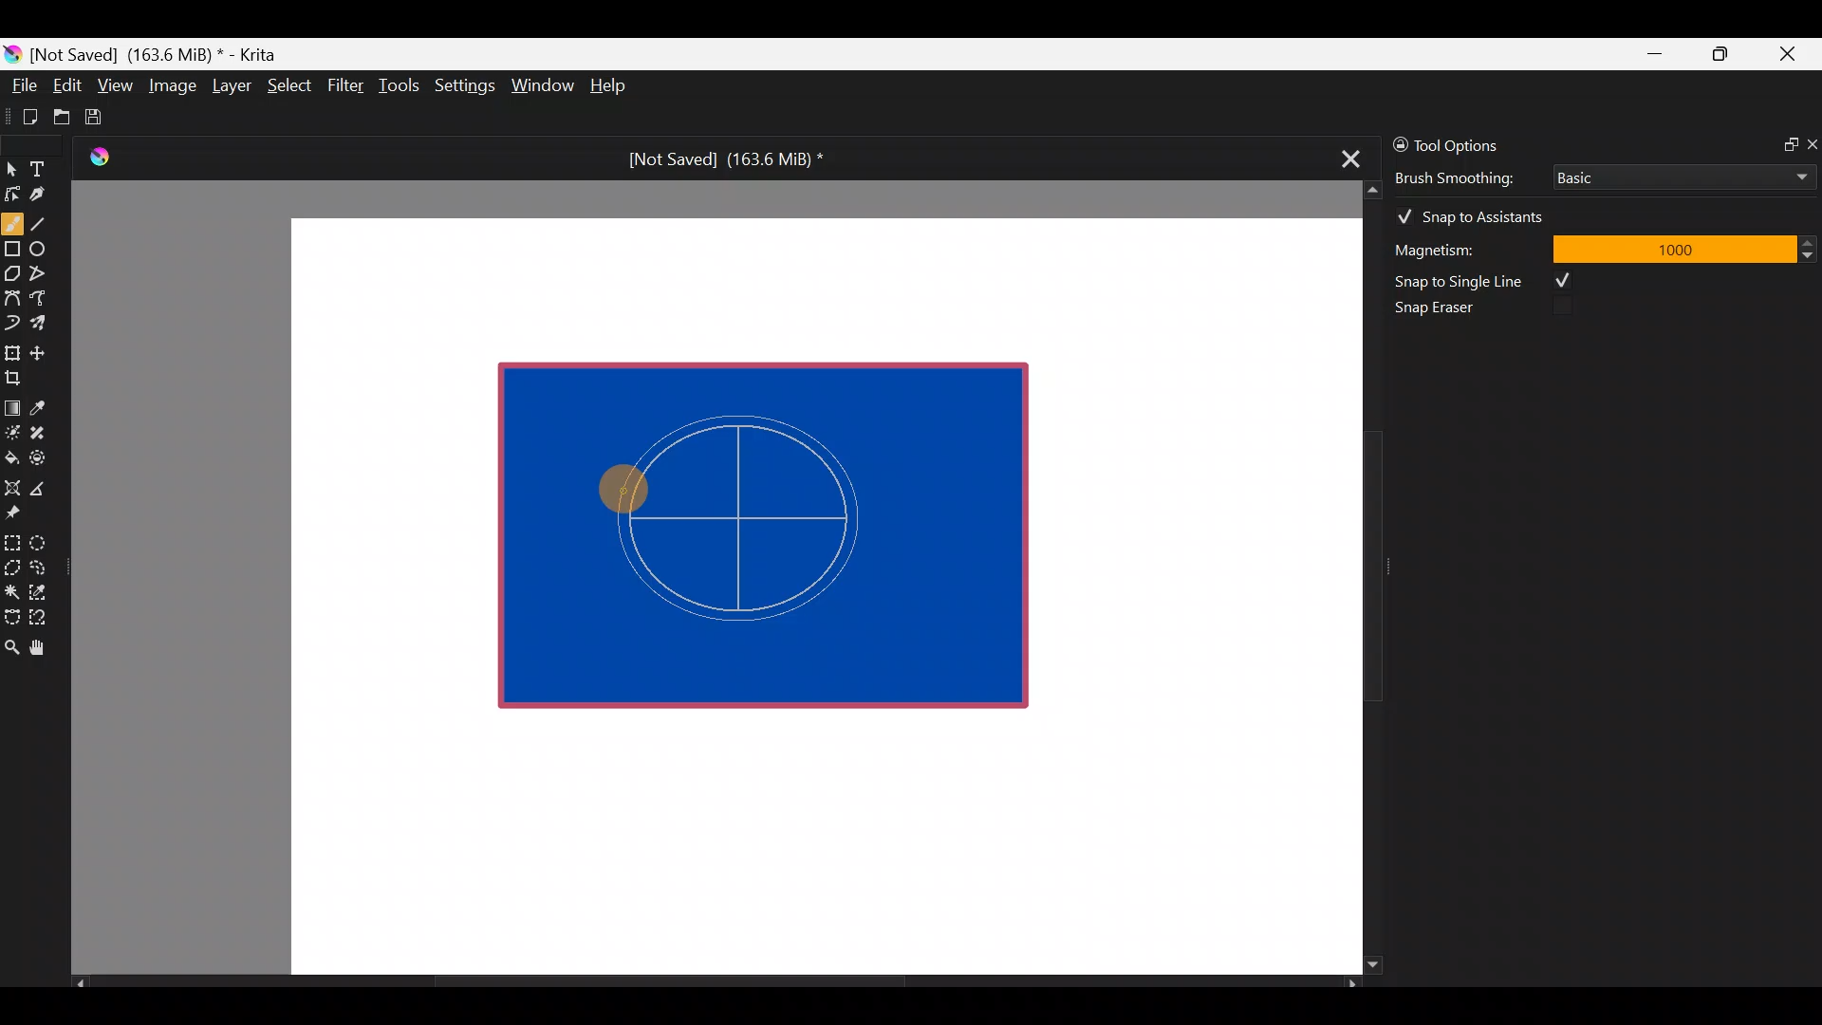  Describe the element at coordinates (13, 323) in the screenshot. I see `Dynamic brush tool` at that location.